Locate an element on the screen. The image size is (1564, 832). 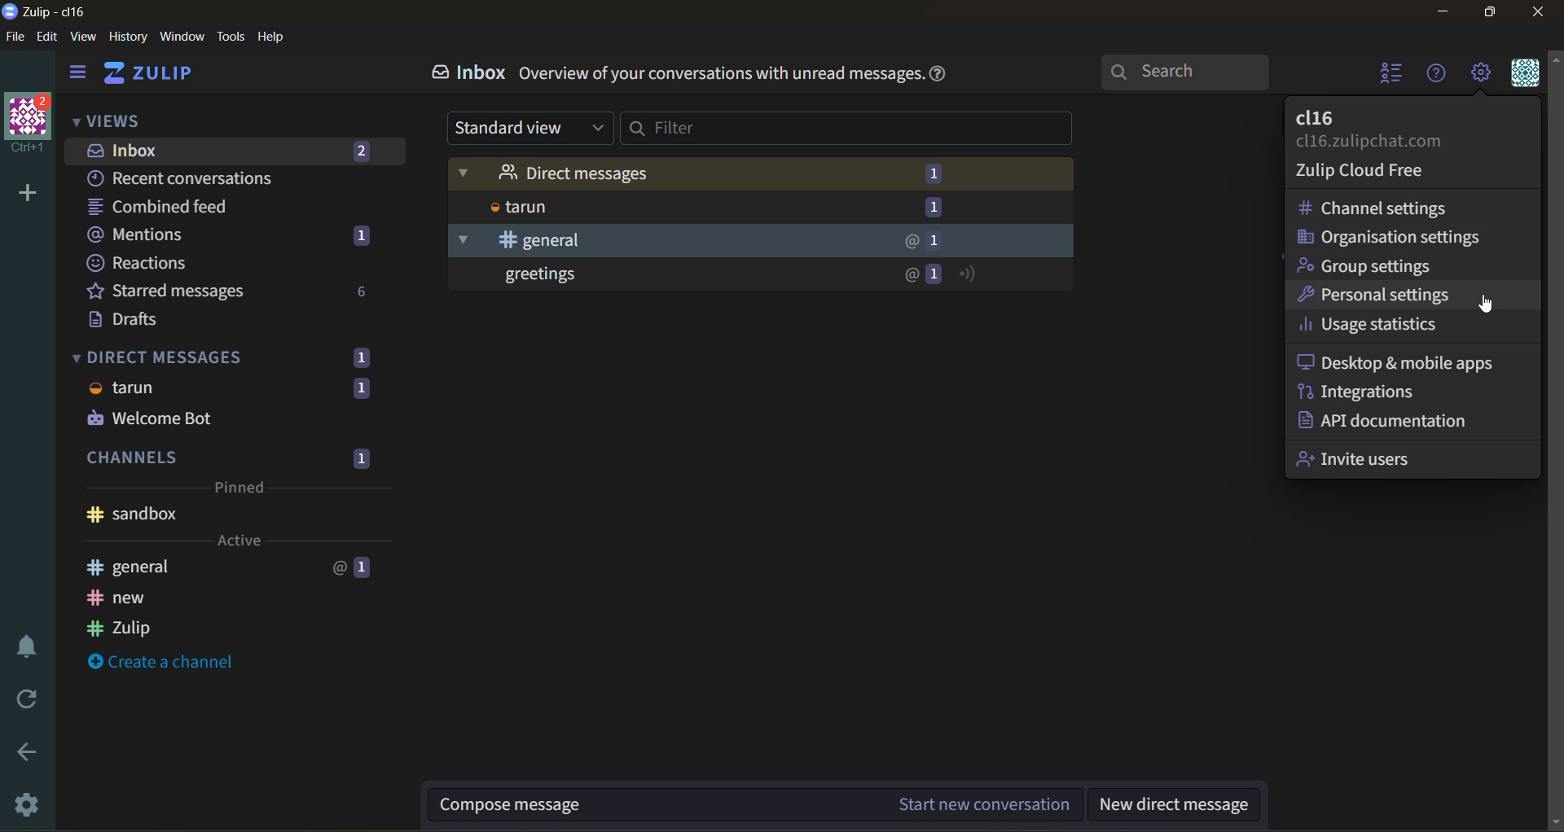
group settings is located at coordinates (1377, 268).